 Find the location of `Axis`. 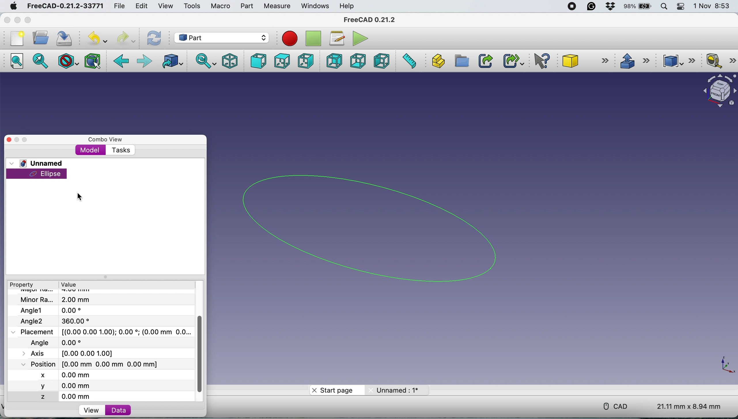

Axis is located at coordinates (73, 352).